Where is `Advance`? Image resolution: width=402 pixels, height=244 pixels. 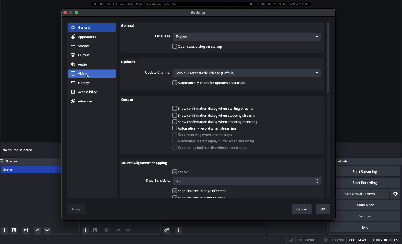 Advance is located at coordinates (83, 101).